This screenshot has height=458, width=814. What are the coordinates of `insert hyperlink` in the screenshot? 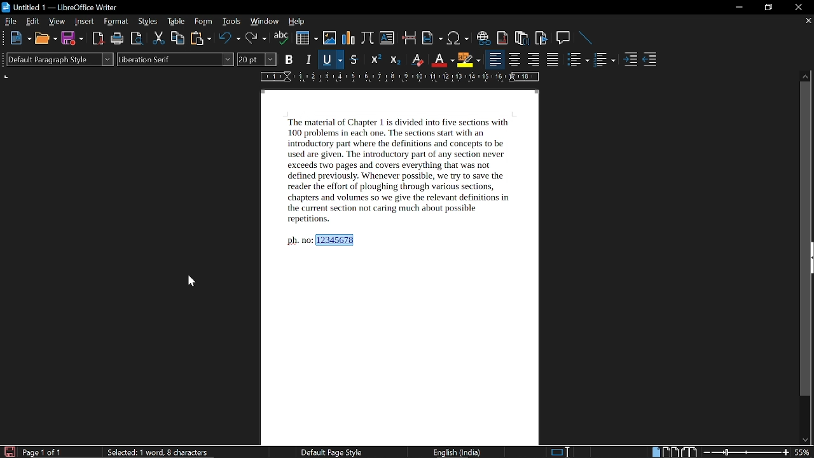 It's located at (482, 38).